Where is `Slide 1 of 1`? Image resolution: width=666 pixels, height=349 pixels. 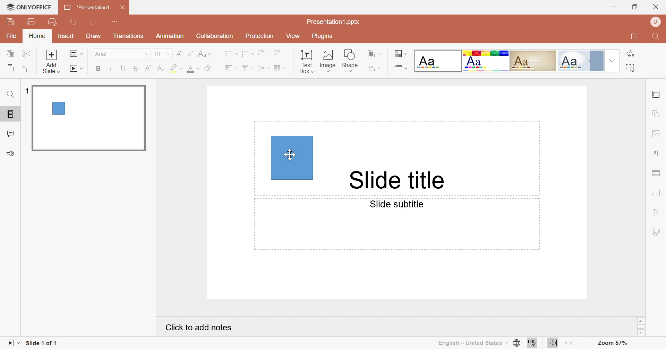
Slide 1 of 1 is located at coordinates (43, 343).